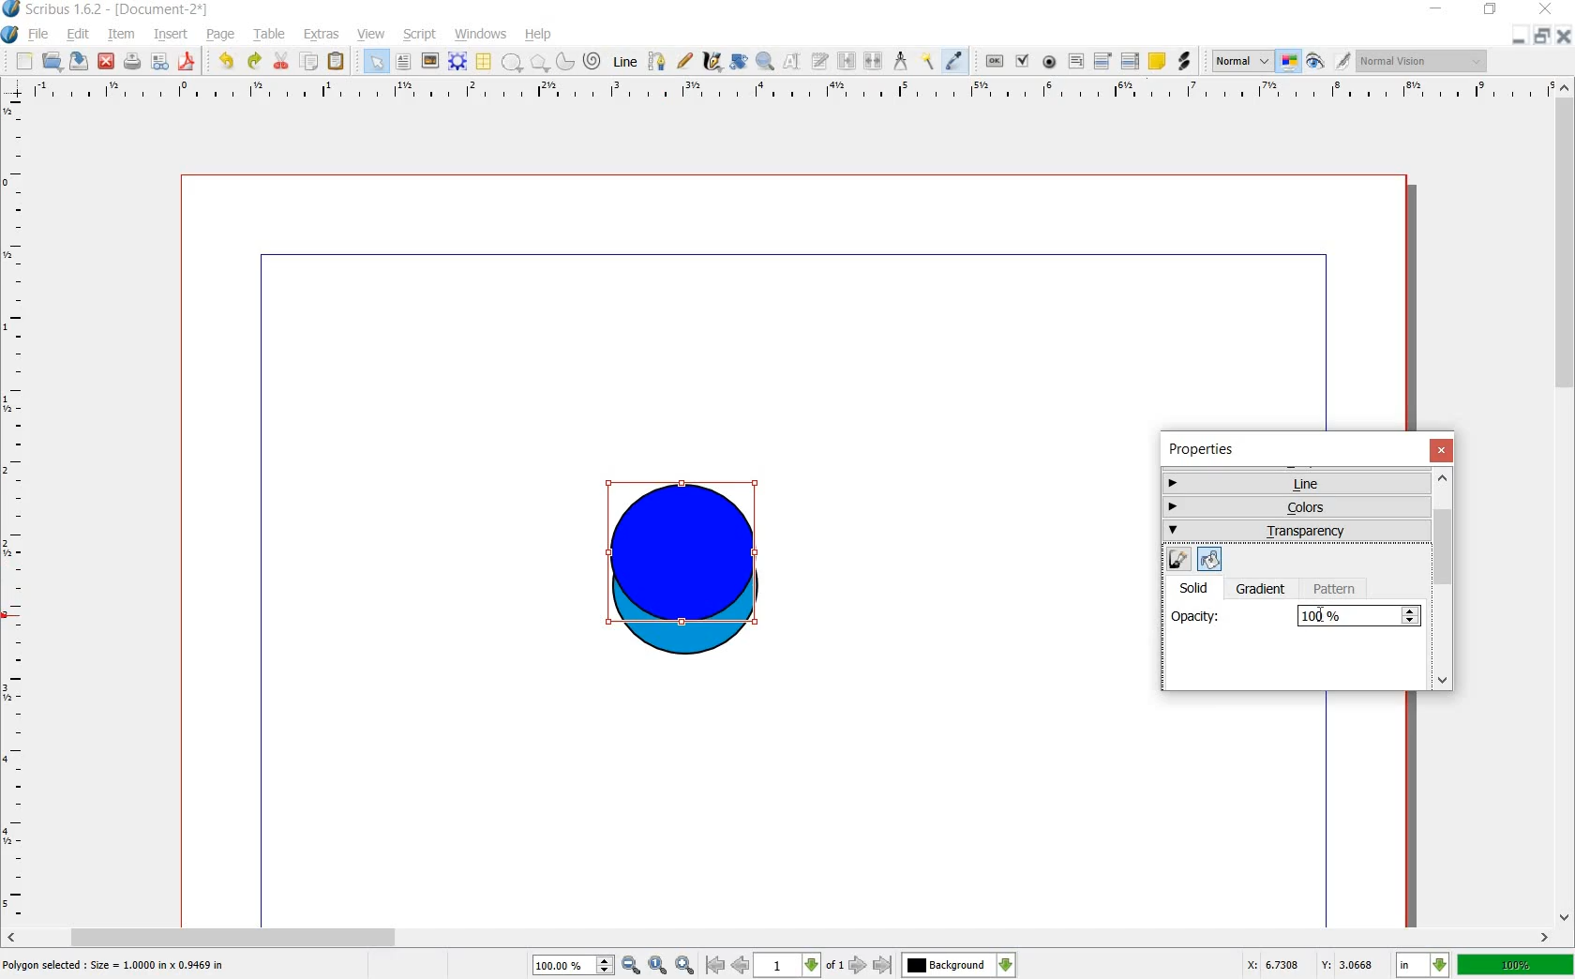  What do you see at coordinates (1262, 590) in the screenshot?
I see `gradient` at bounding box center [1262, 590].